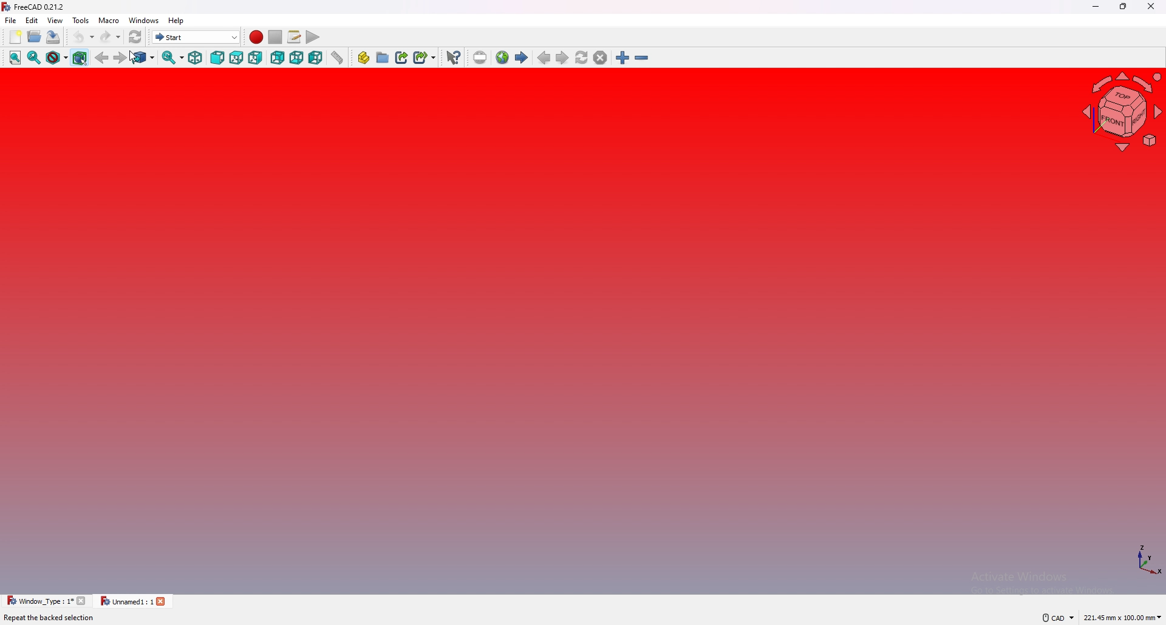  What do you see at coordinates (52, 617) in the screenshot?
I see `Repeat the backed selection` at bounding box center [52, 617].